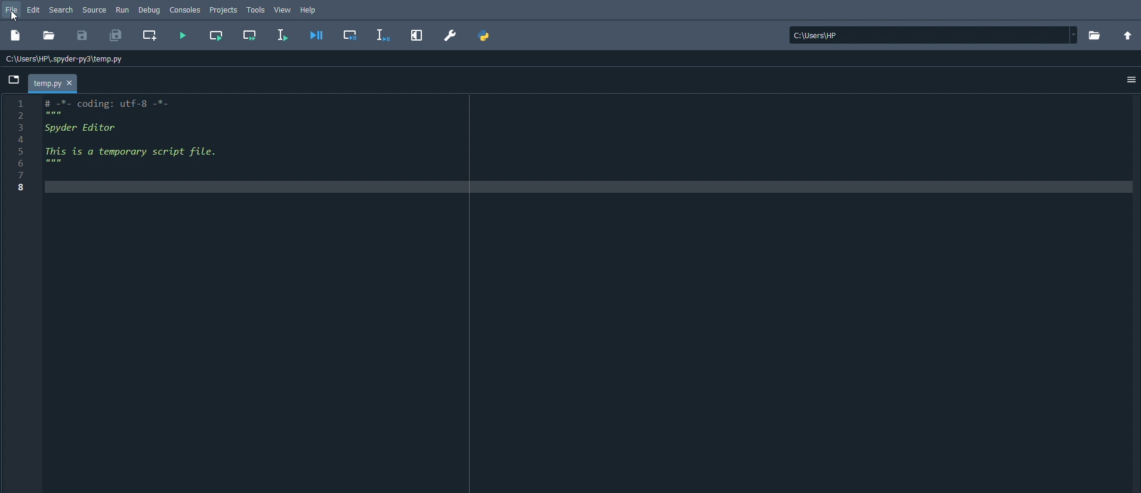  I want to click on Maximize current pane, so click(417, 34).